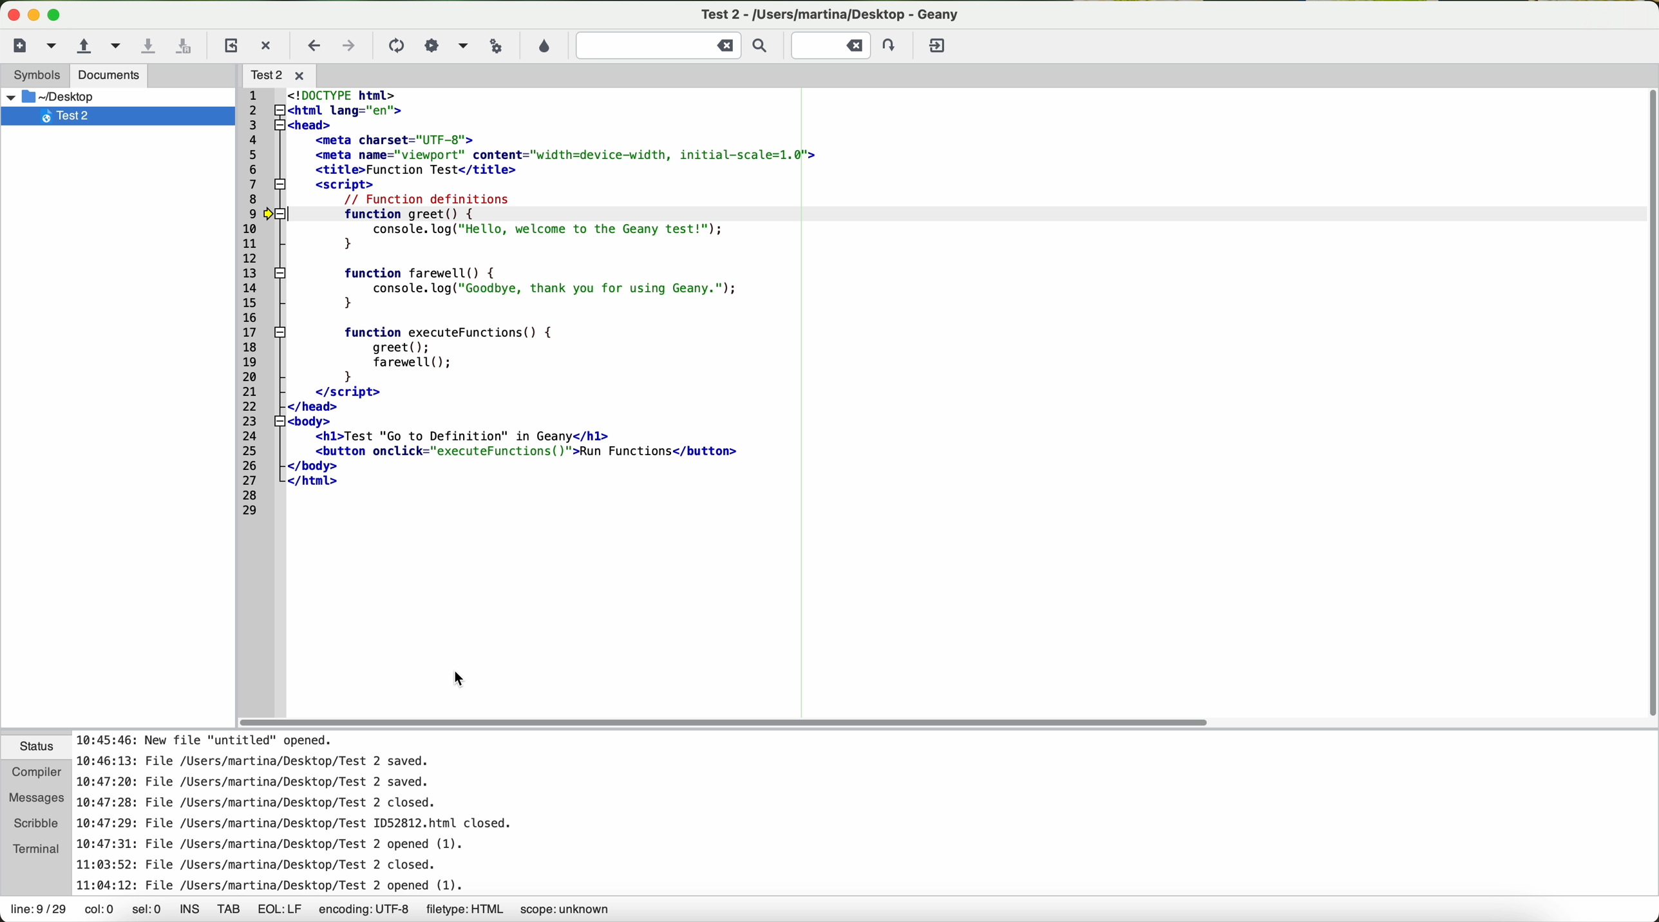  Describe the element at coordinates (55, 48) in the screenshot. I see `create a new file from a template` at that location.